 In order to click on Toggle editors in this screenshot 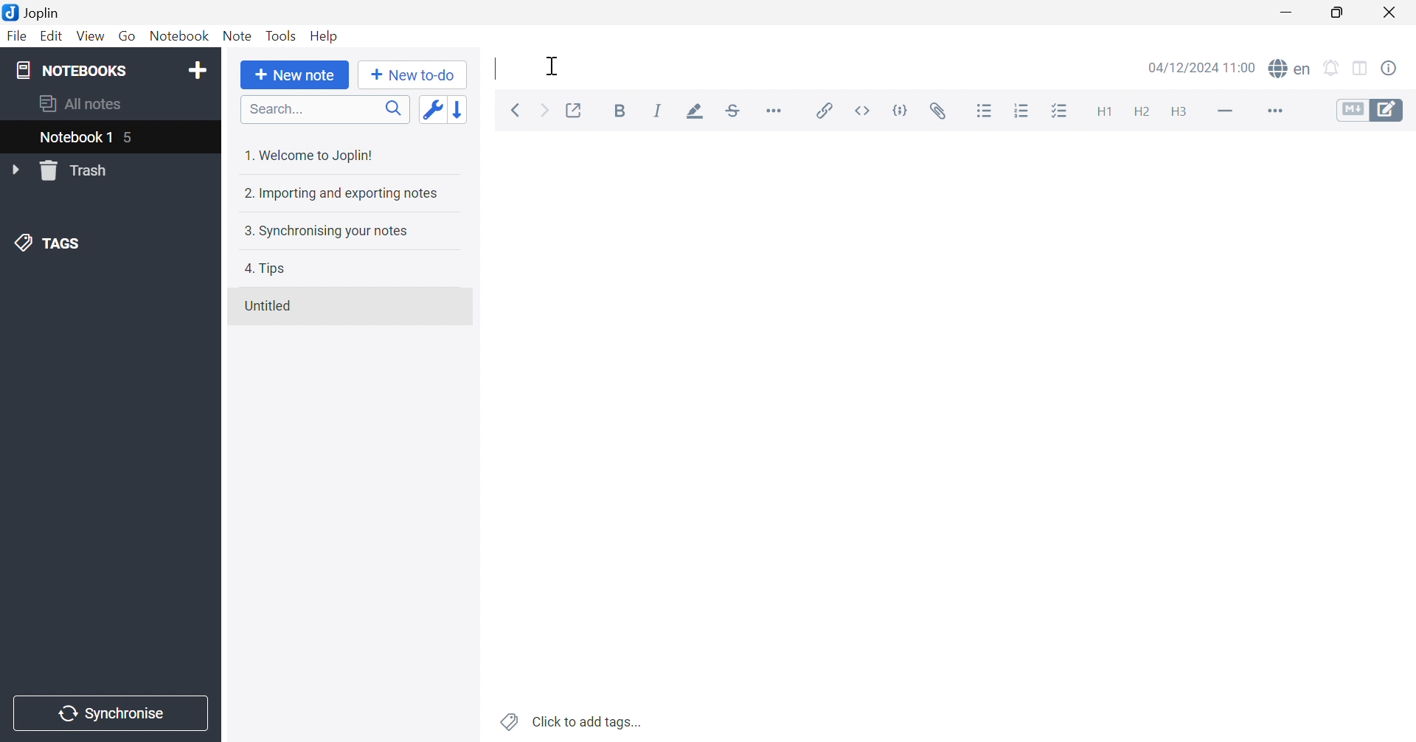, I will do `click(1370, 111)`.